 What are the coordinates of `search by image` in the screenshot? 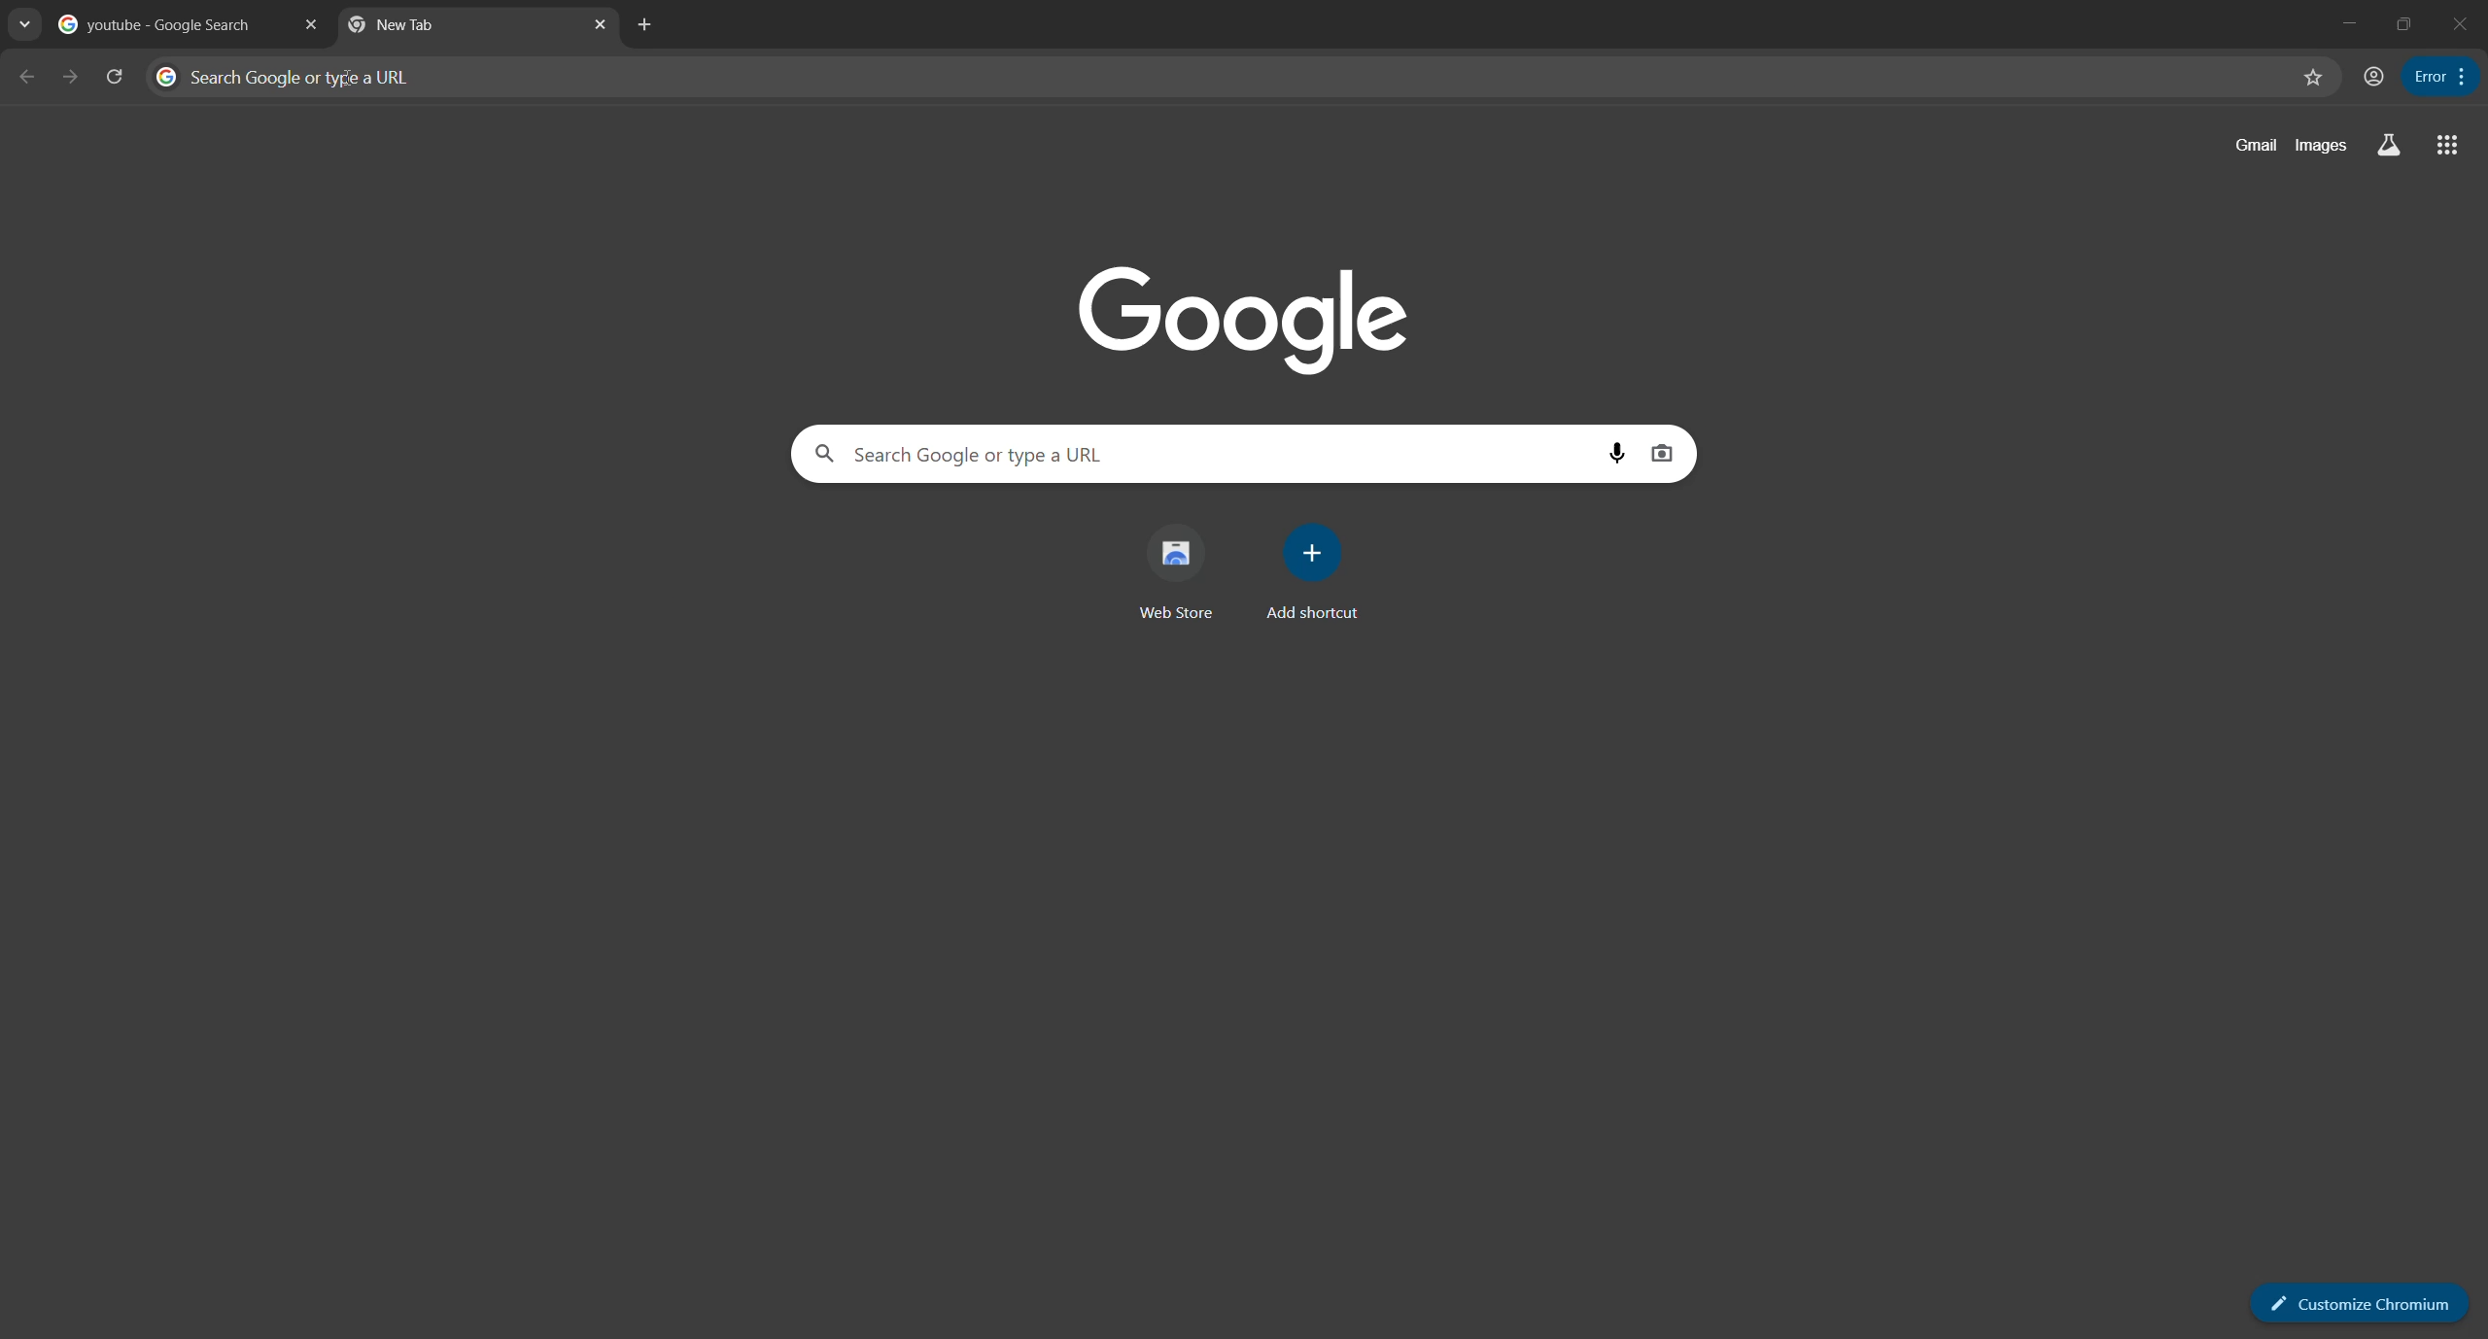 It's located at (1663, 455).